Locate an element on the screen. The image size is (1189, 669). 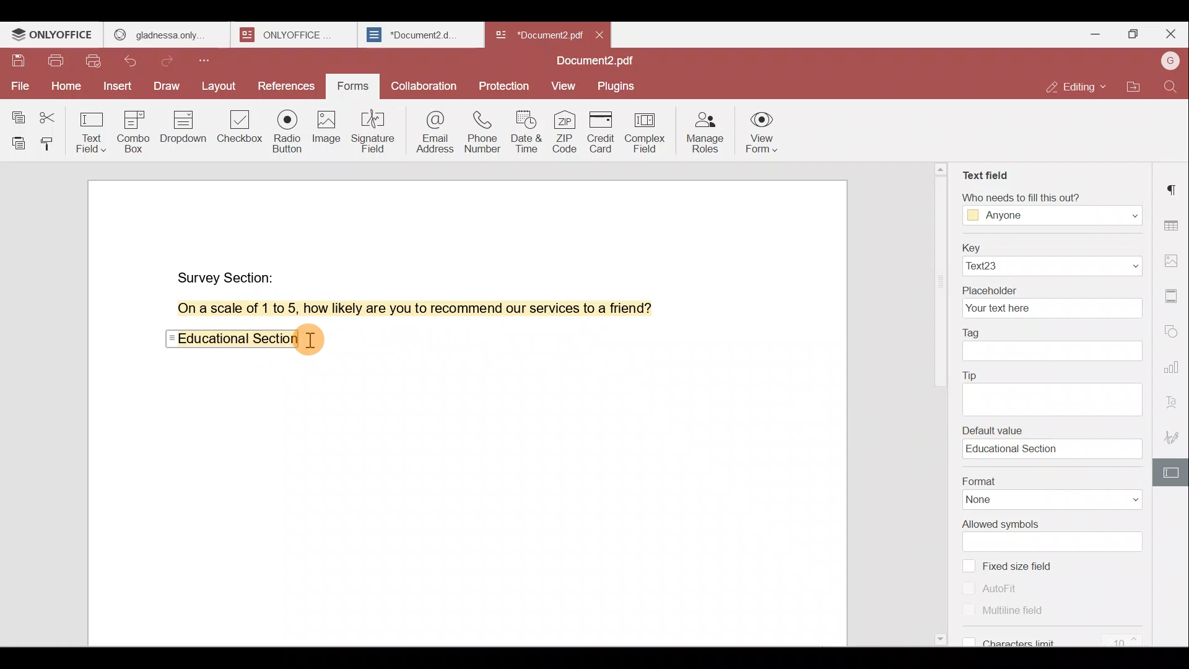
Close is located at coordinates (1170, 34).